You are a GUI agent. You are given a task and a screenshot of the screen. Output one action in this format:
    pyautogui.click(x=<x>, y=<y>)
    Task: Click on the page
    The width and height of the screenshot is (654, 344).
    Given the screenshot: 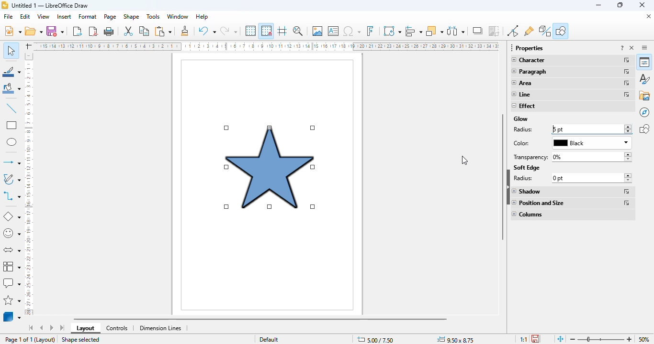 What is the action you would take?
    pyautogui.click(x=111, y=16)
    